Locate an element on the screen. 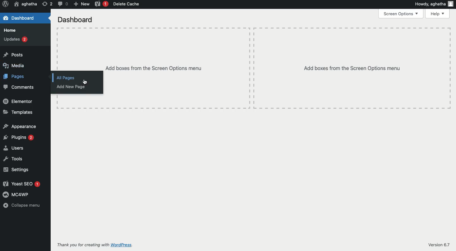 This screenshot has height=251, width=456. User is located at coordinates (25, 4).